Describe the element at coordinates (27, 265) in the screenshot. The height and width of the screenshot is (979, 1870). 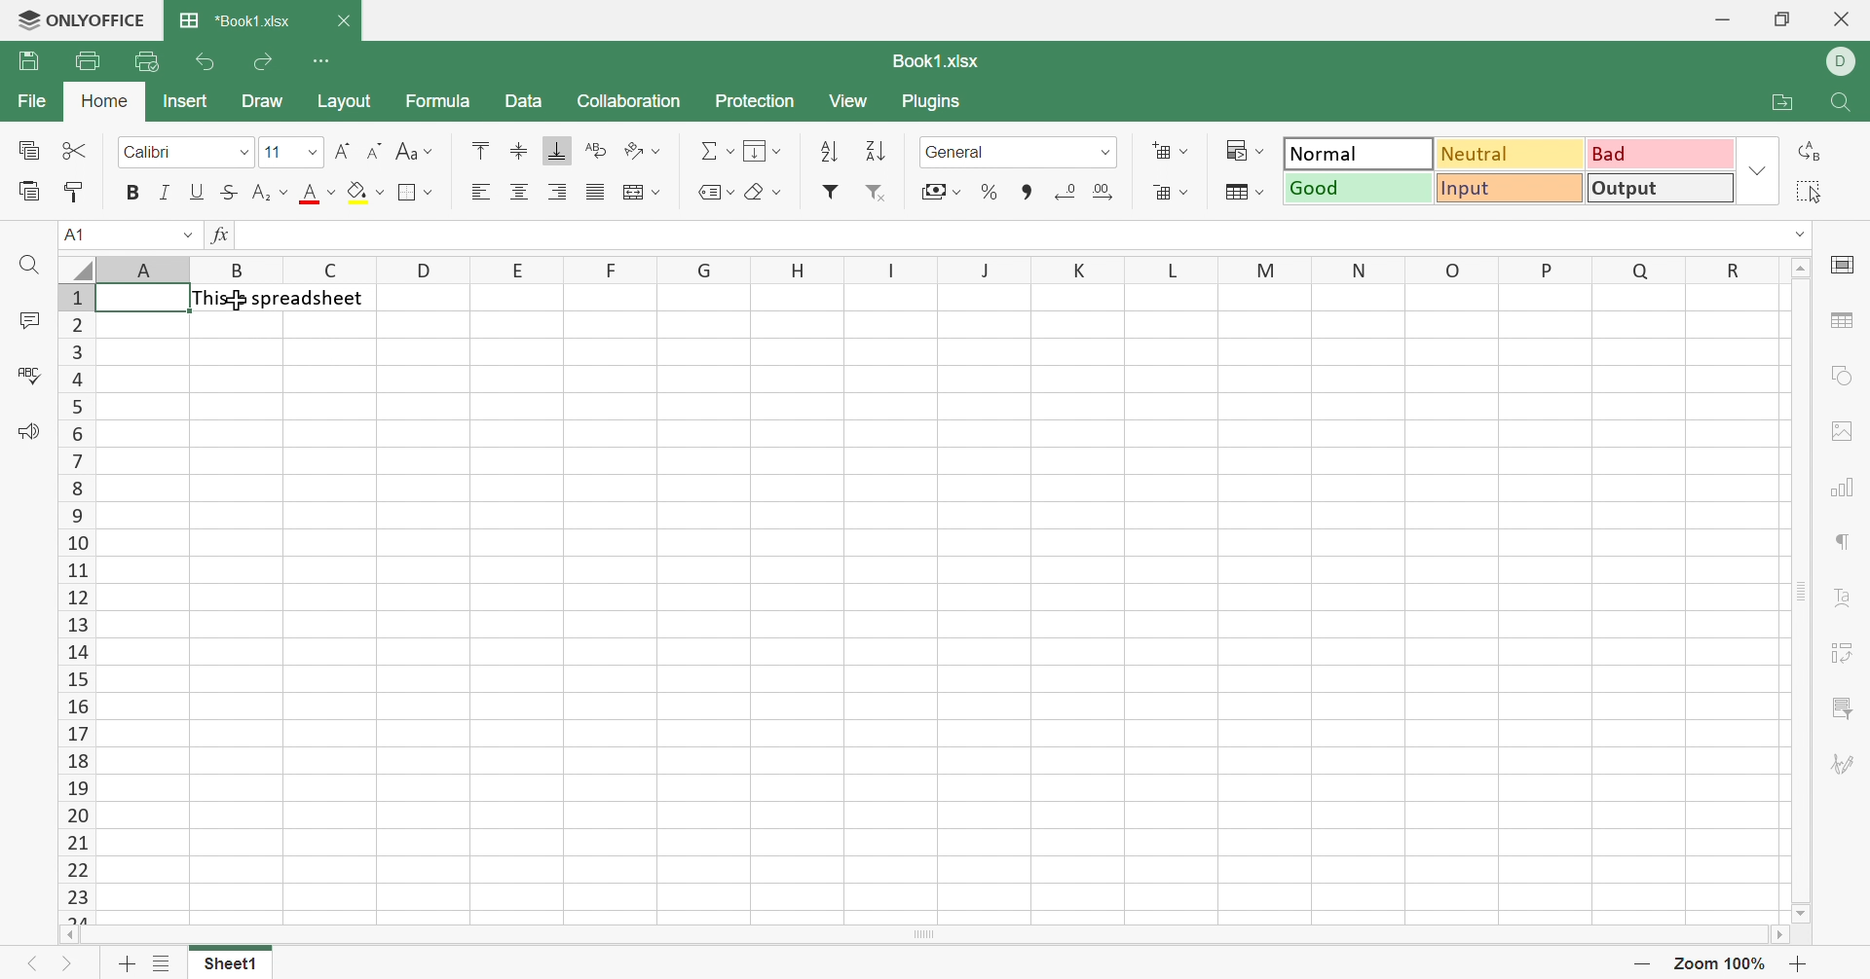
I see `Find` at that location.